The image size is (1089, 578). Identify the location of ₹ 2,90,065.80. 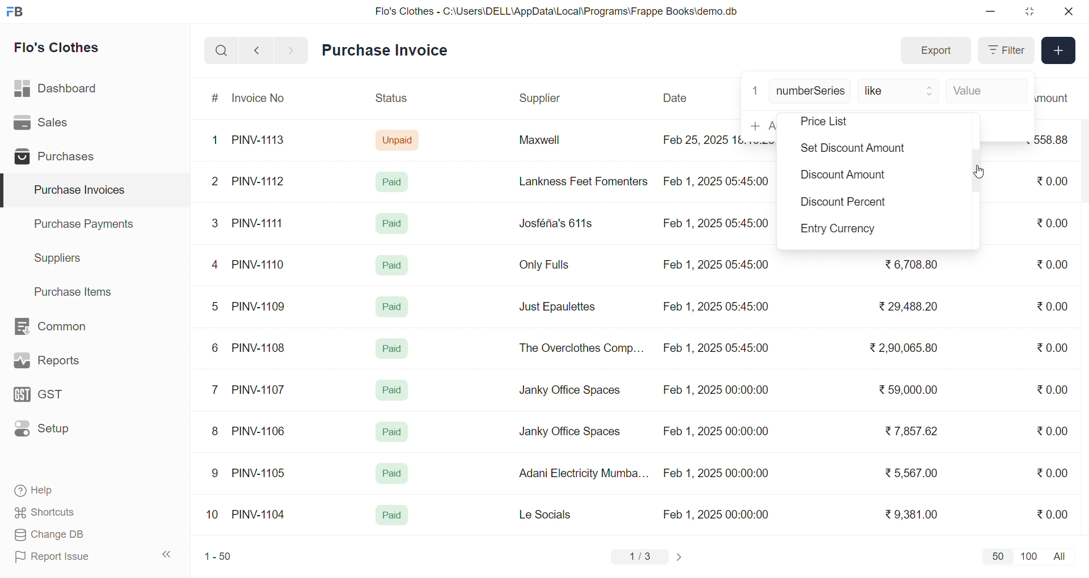
(905, 348).